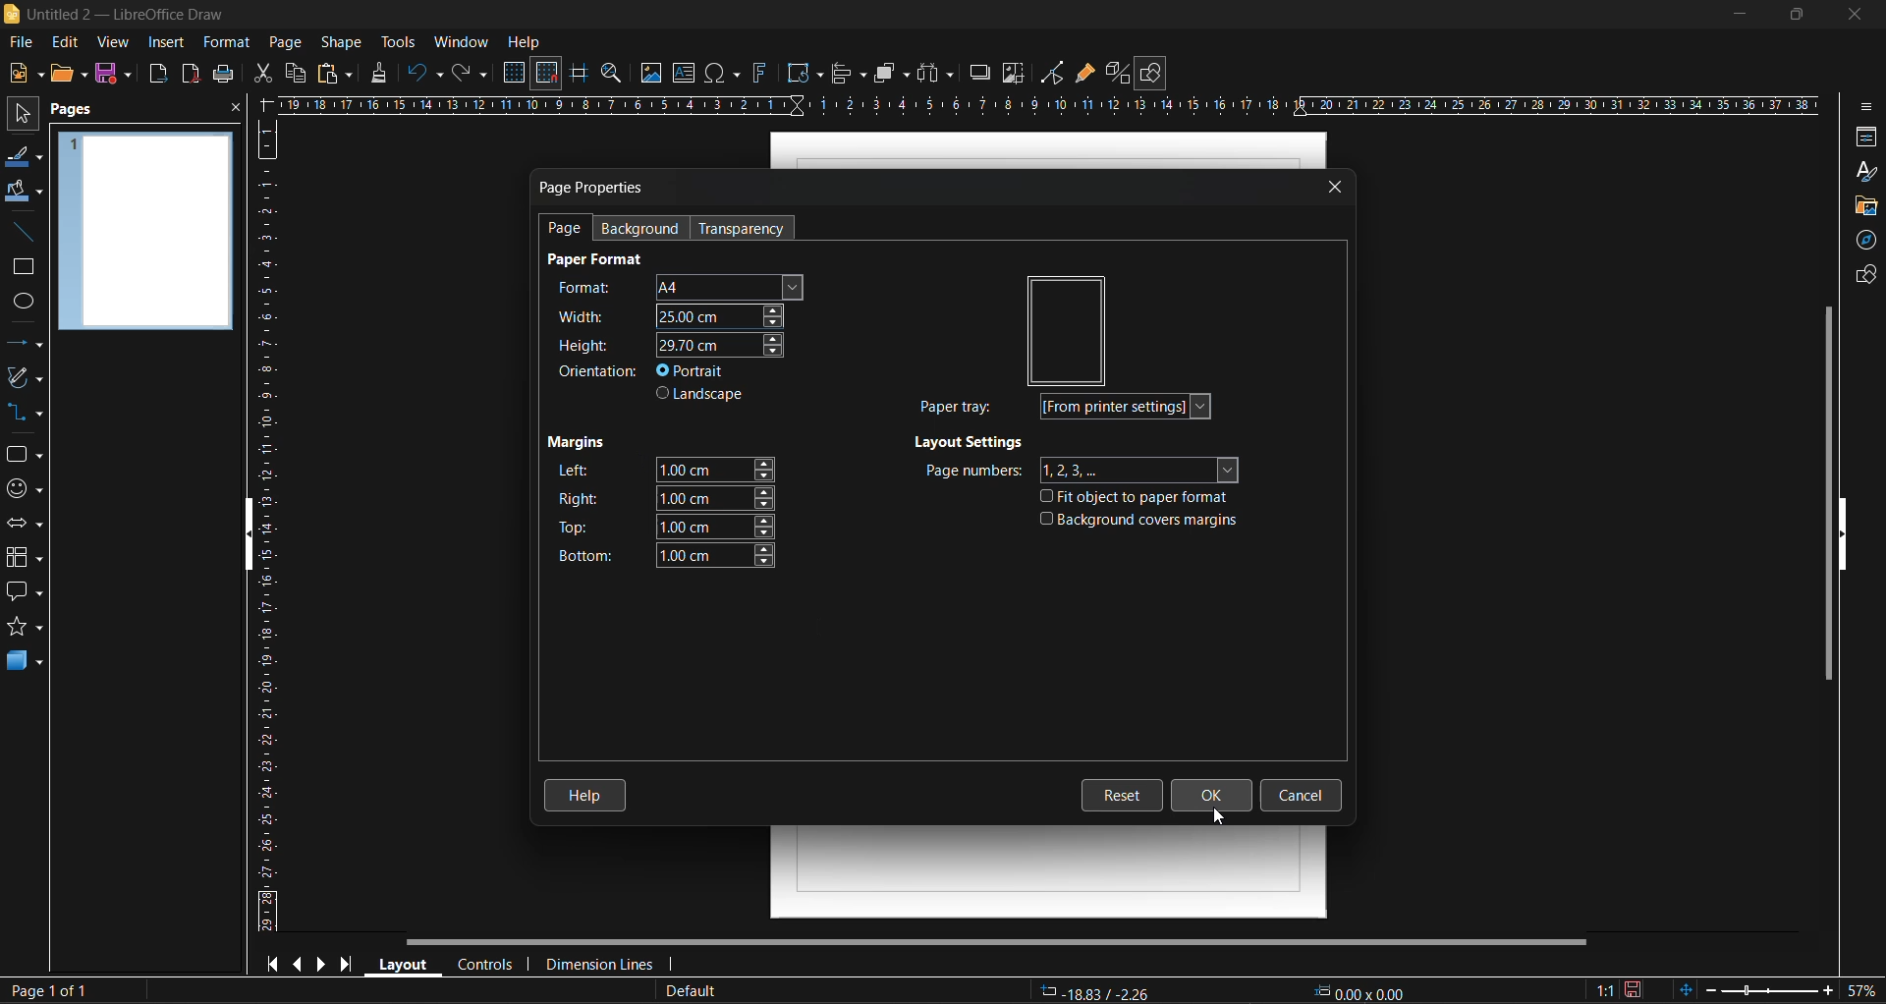 Image resolution: width=1886 pixels, height=1004 pixels. What do you see at coordinates (66, 41) in the screenshot?
I see `edit` at bounding box center [66, 41].